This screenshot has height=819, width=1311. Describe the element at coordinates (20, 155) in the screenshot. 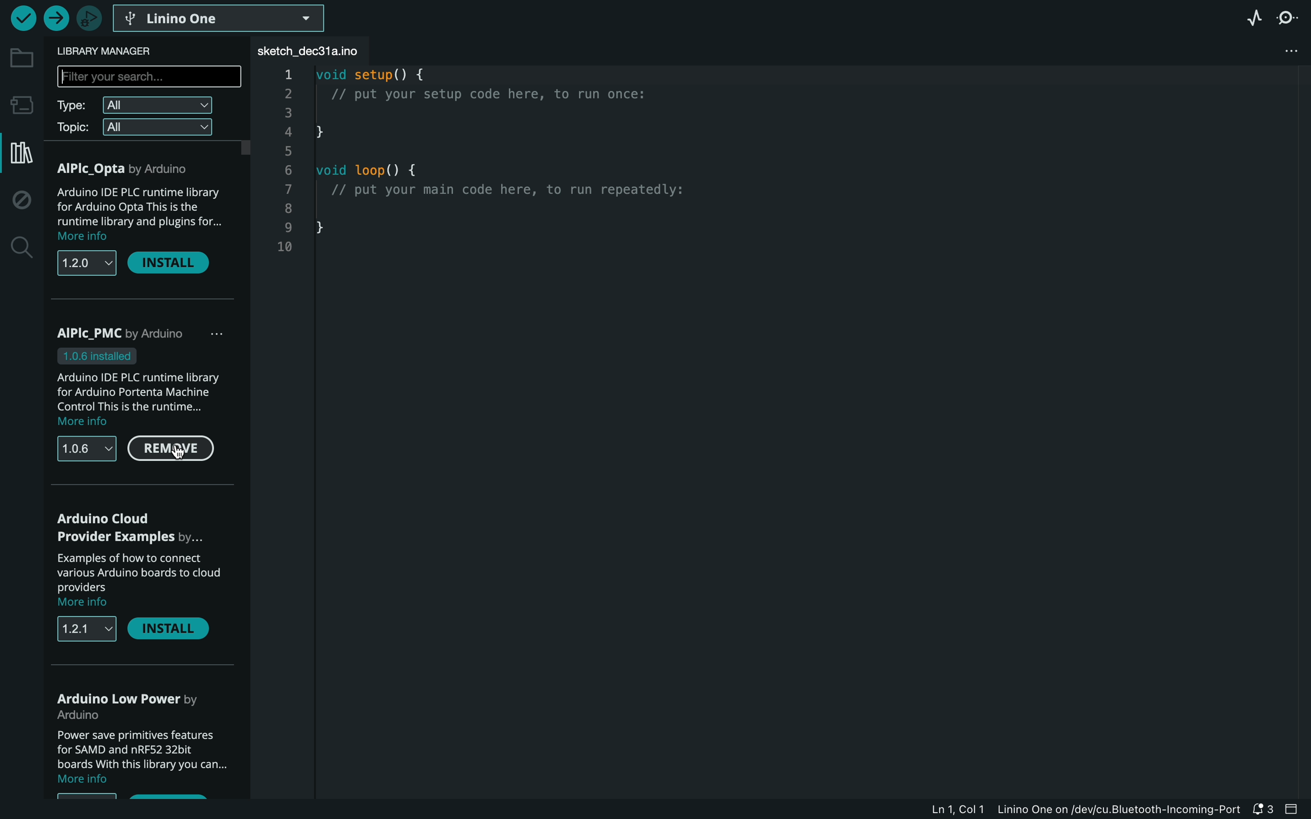

I see `library manager` at that location.